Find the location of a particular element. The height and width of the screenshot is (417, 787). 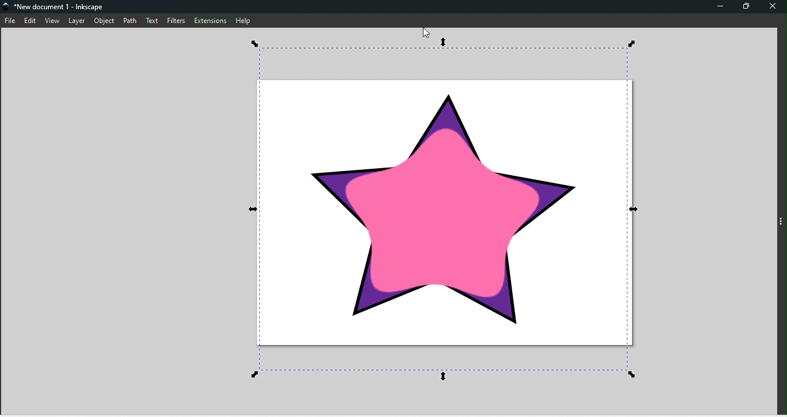

View is located at coordinates (54, 21).